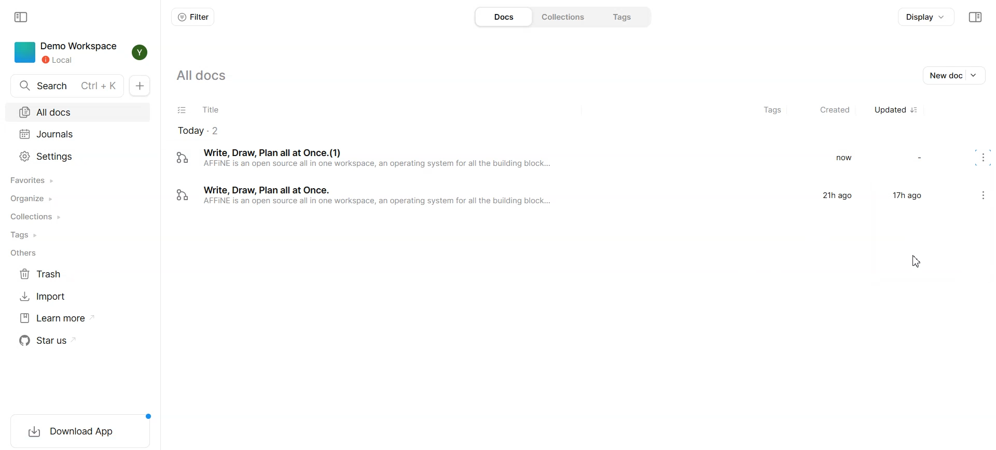  I want to click on Organize, so click(77, 199).